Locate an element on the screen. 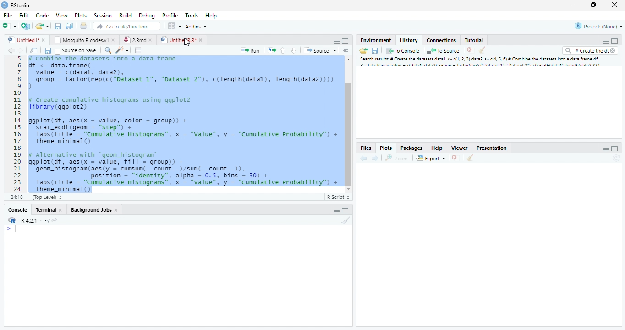 This screenshot has width=625, height=330. Save all is located at coordinates (69, 26).